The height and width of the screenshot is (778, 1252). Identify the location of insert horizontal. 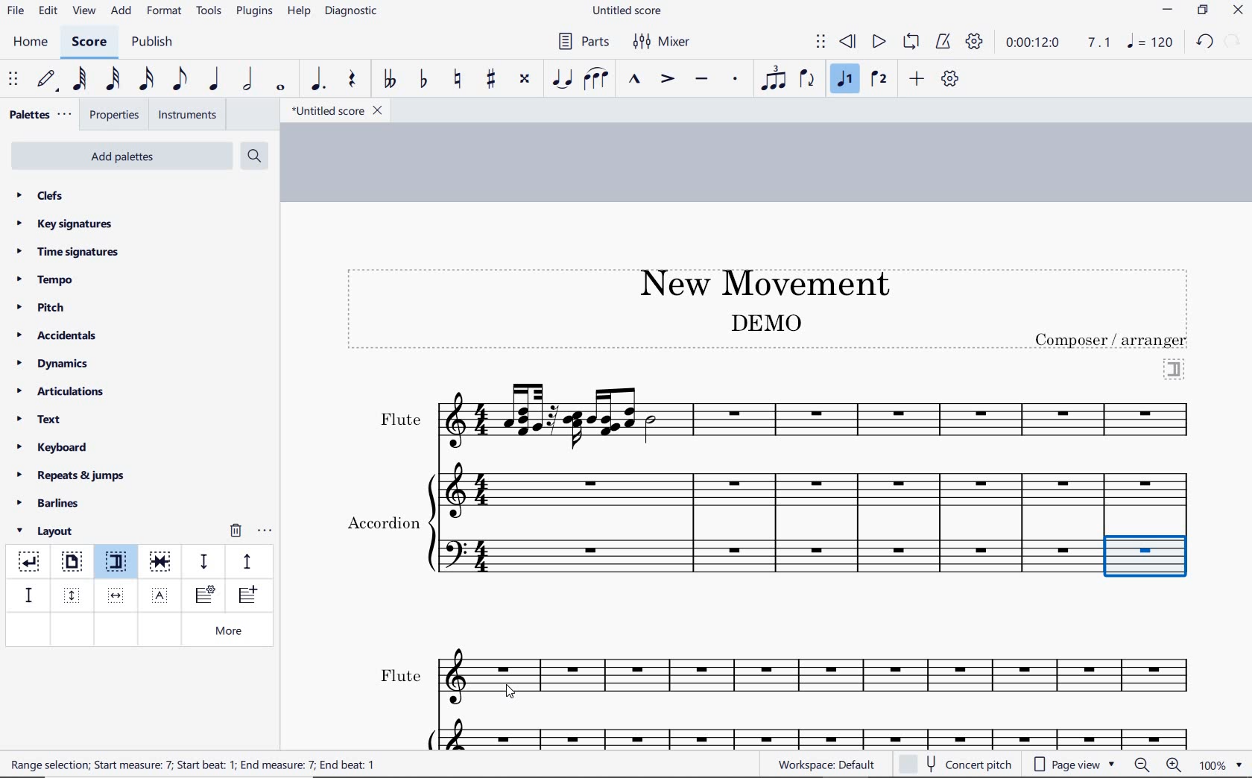
(116, 595).